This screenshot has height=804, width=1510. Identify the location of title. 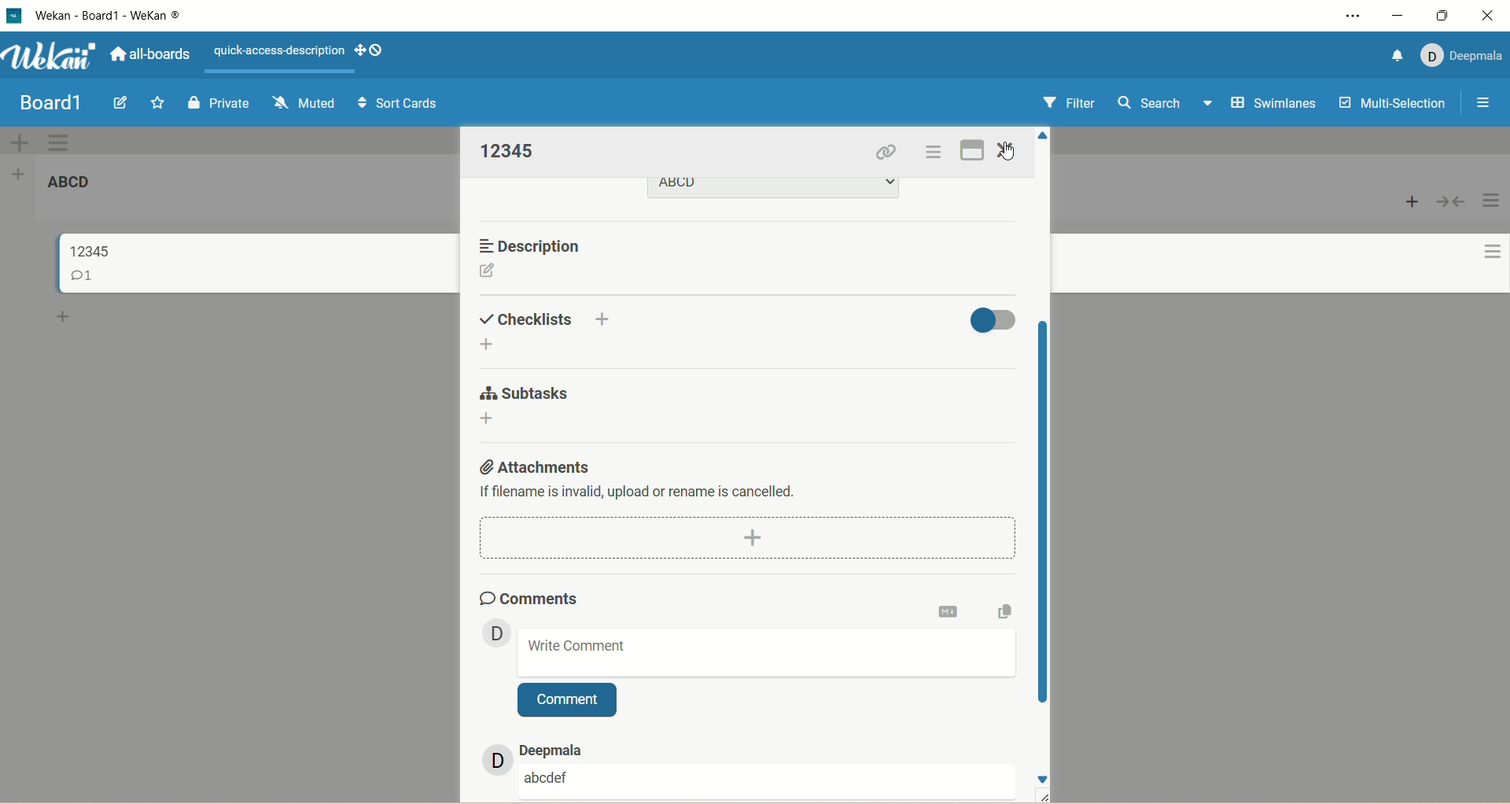
(136, 16).